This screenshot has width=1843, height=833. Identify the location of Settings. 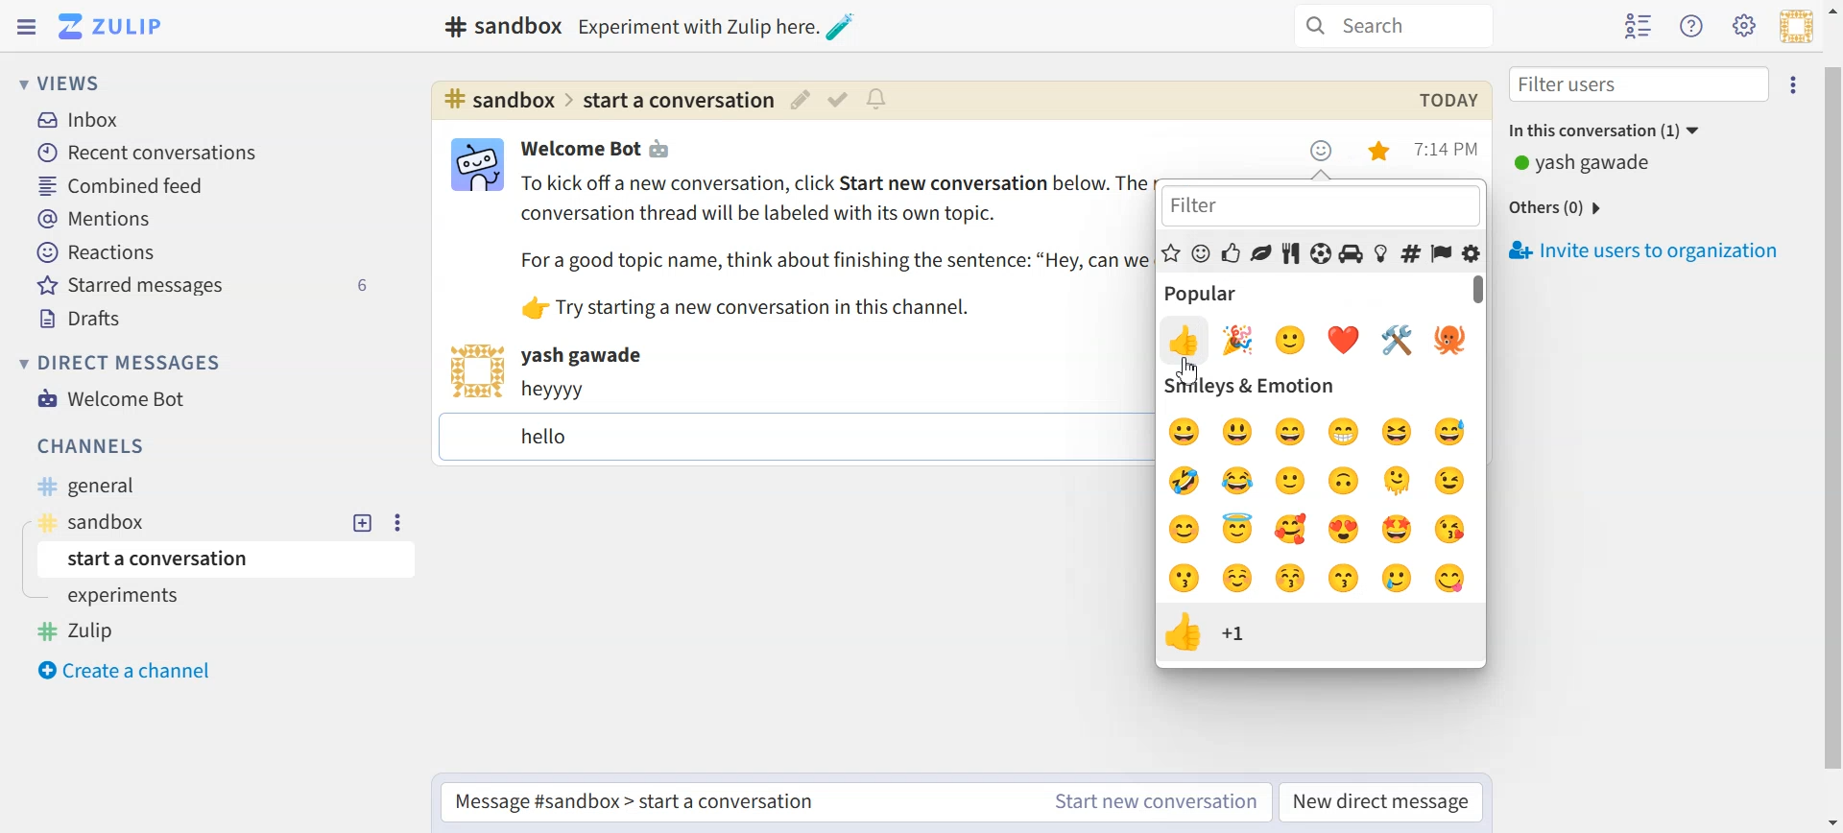
(1353, 152).